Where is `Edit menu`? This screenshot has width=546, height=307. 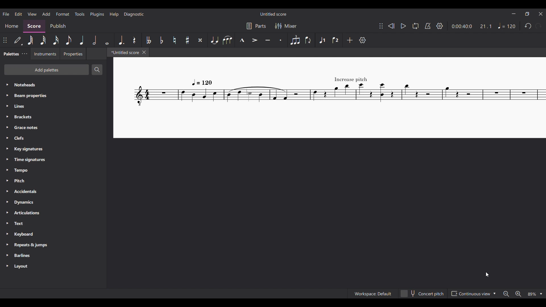
Edit menu is located at coordinates (18, 14).